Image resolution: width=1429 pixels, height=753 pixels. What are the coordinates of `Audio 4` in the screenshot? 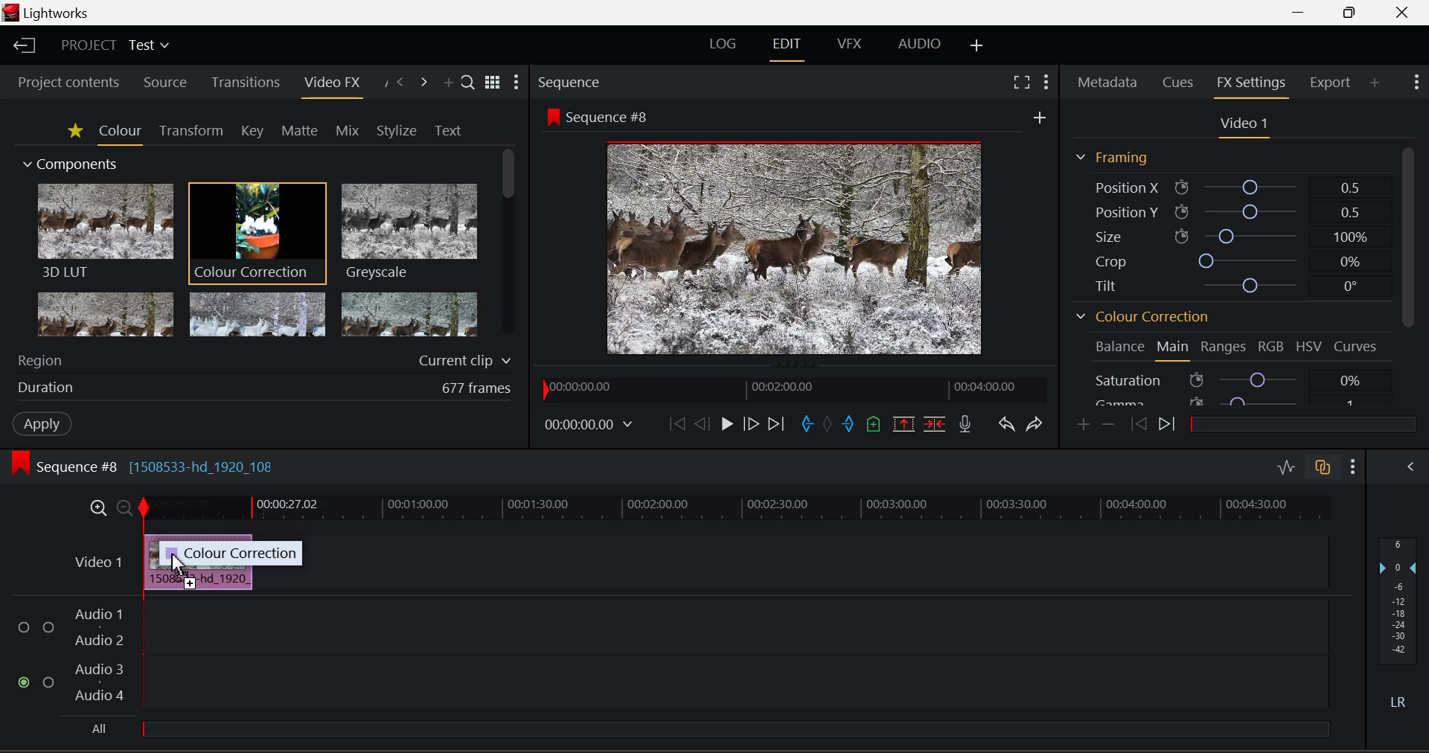 It's located at (101, 698).